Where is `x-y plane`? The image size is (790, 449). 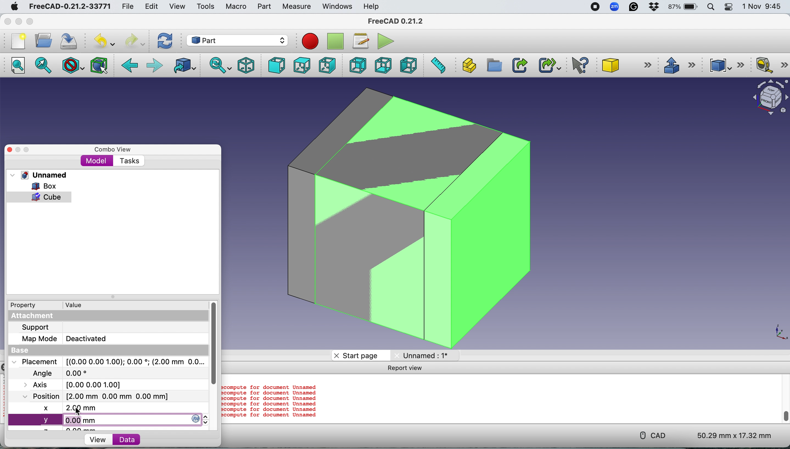 x-y plane is located at coordinates (778, 333).